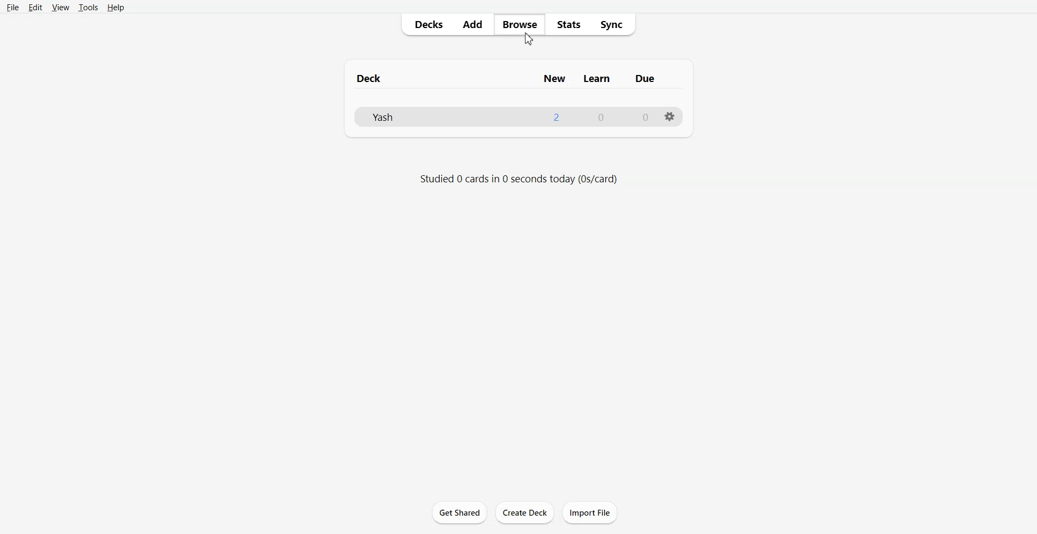  Describe the element at coordinates (600, 117) in the screenshot. I see `0` at that location.